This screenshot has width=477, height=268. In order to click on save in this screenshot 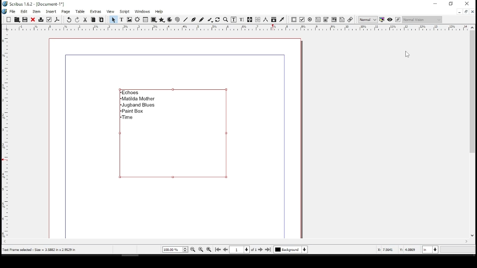, I will do `click(25, 19)`.